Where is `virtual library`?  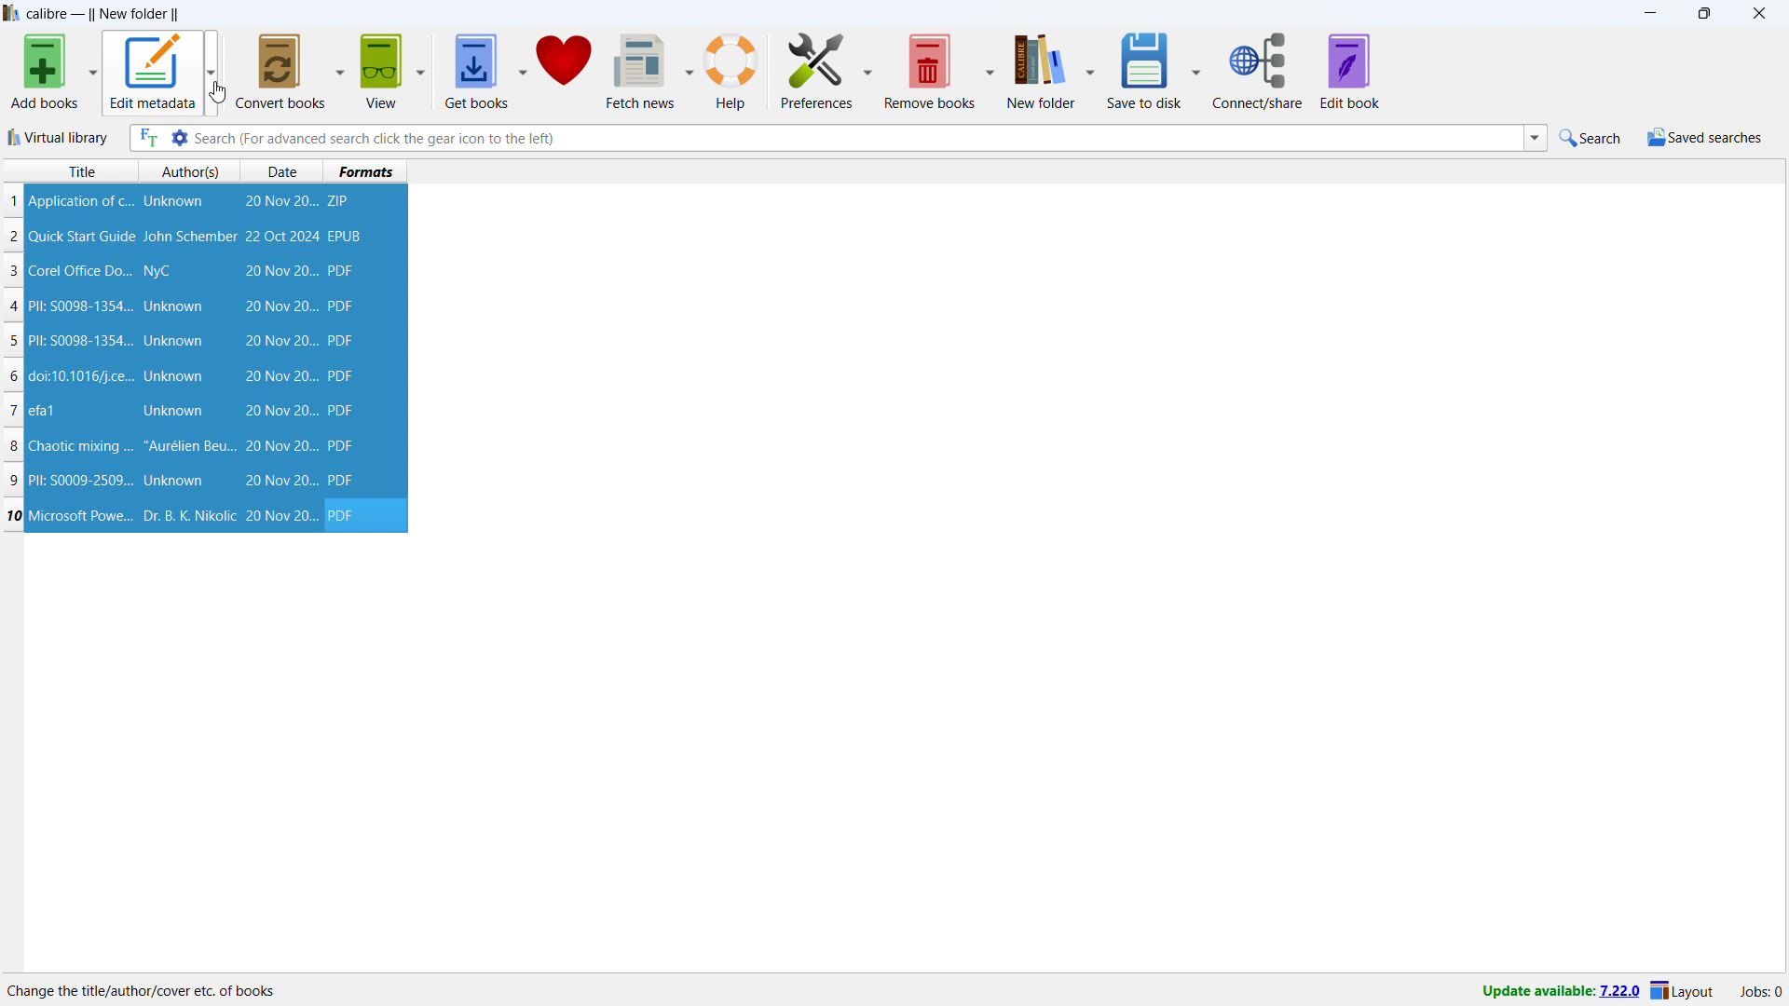
virtual library is located at coordinates (59, 137).